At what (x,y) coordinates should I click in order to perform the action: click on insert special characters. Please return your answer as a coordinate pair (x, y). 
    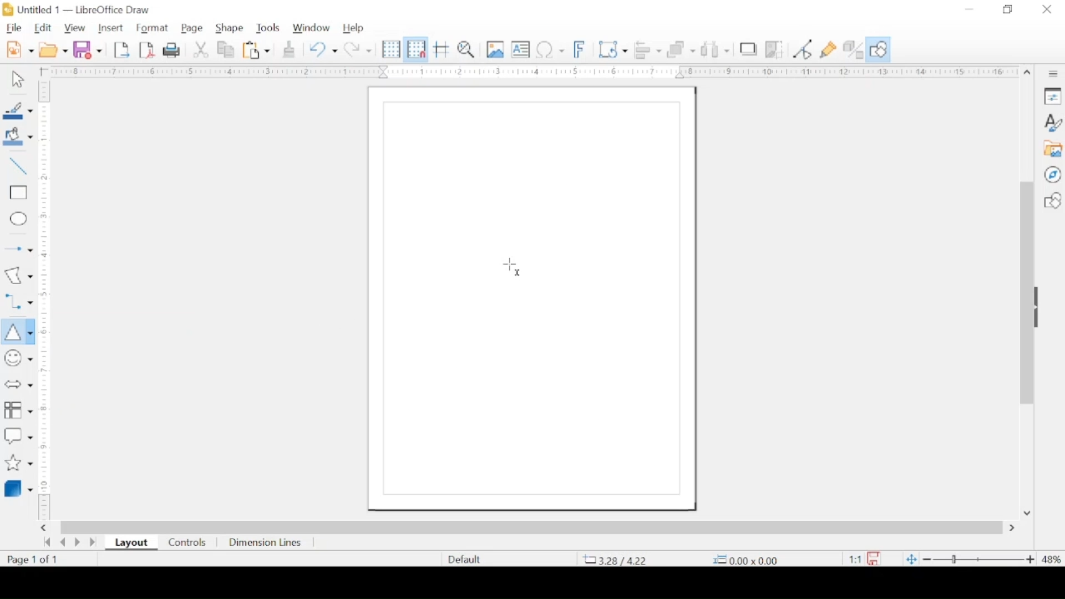
    Looking at the image, I should click on (550, 49).